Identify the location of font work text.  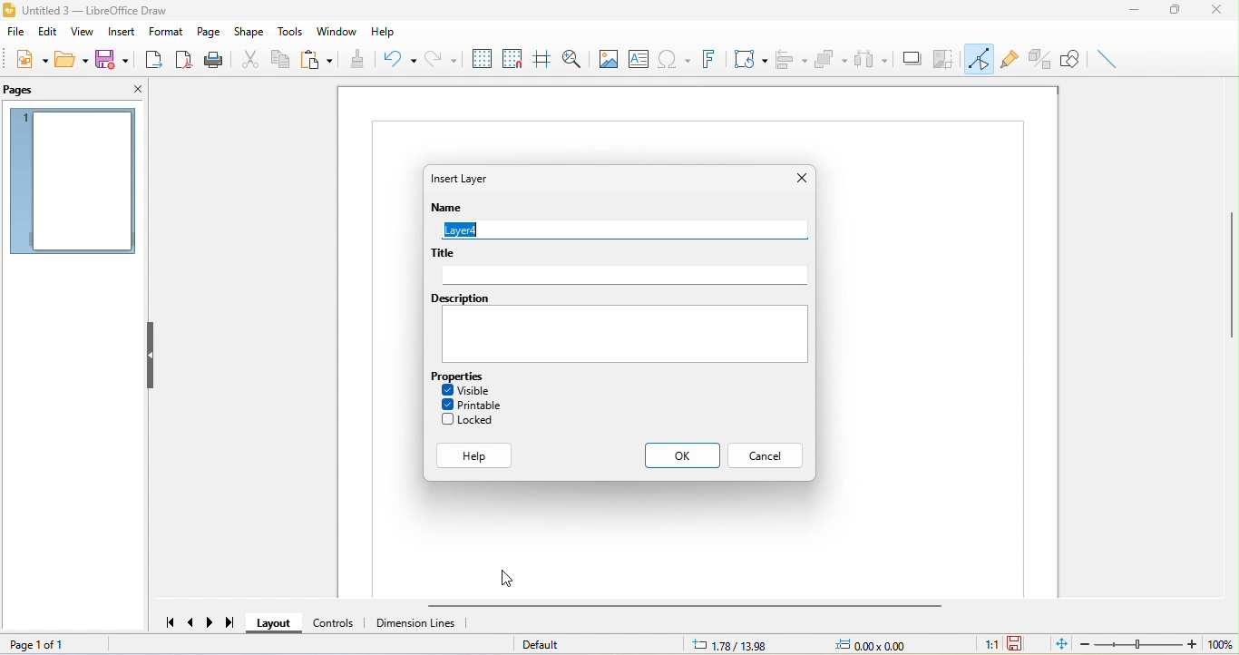
(708, 57).